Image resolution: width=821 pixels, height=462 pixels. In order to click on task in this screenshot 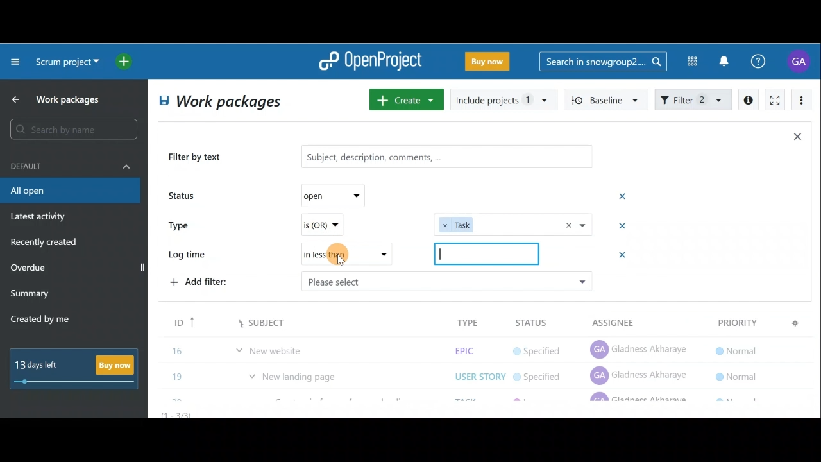, I will do `click(513, 224)`.